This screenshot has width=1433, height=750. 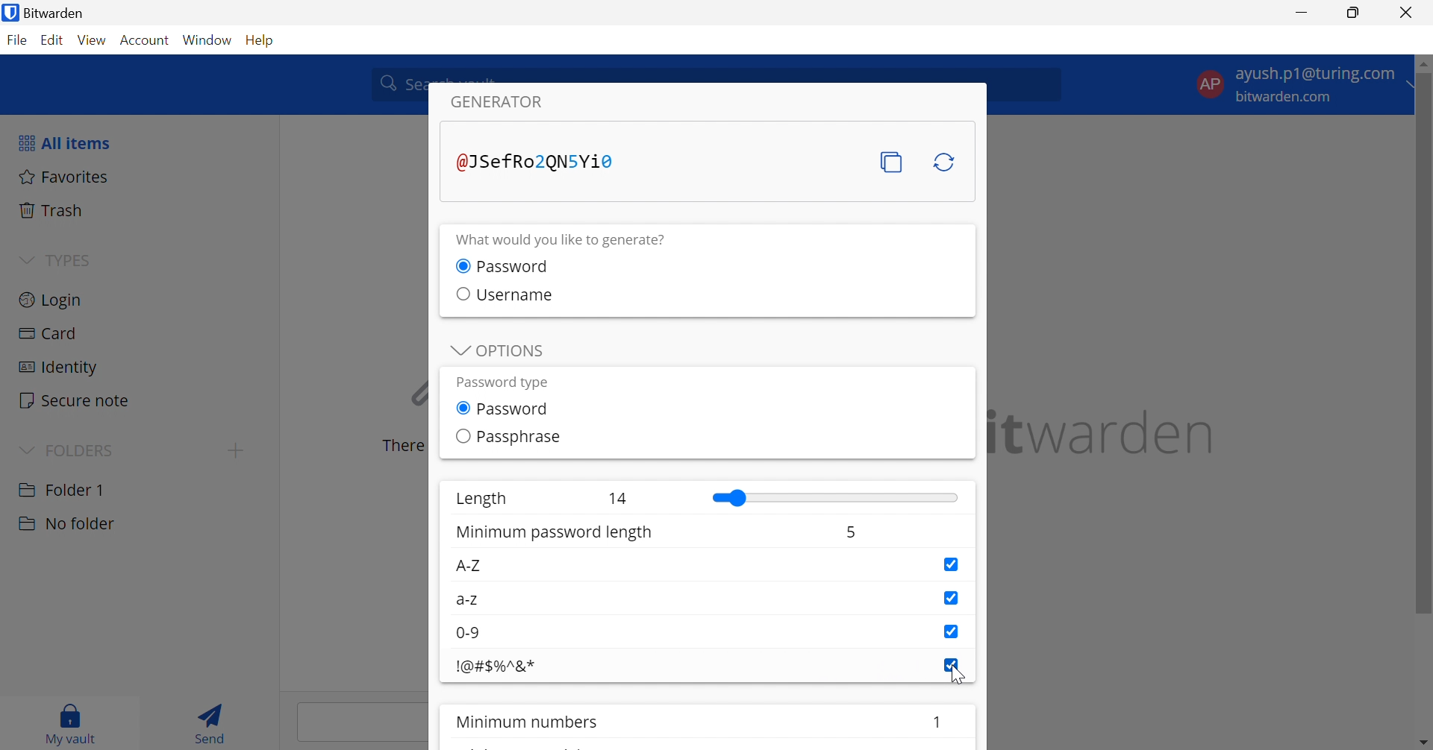 What do you see at coordinates (959, 678) in the screenshot?
I see `cursor` at bounding box center [959, 678].